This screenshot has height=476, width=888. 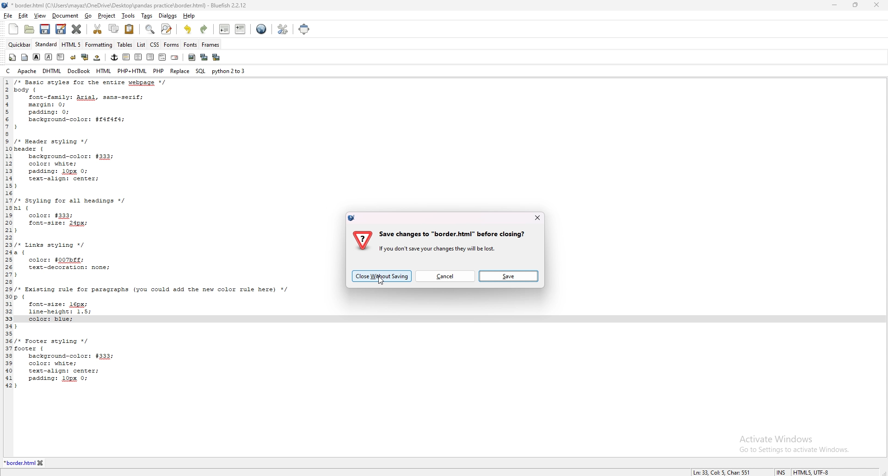 I want to click on email, so click(x=174, y=58).